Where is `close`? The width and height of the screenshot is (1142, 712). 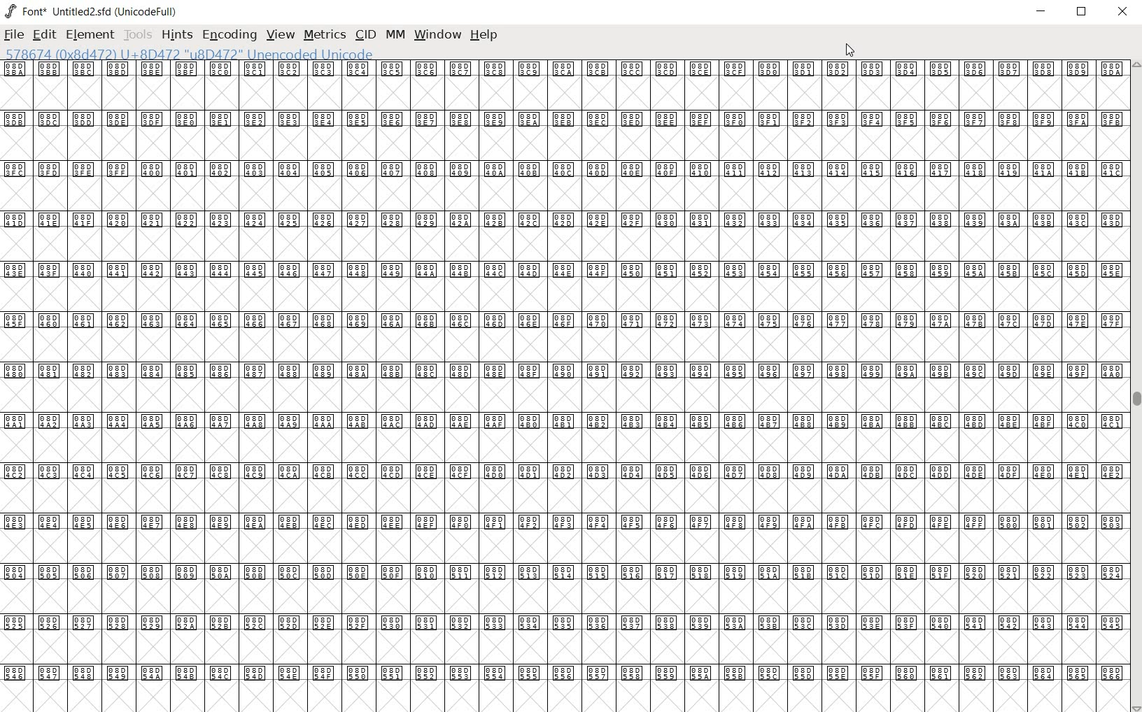
close is located at coordinates (852, 51).